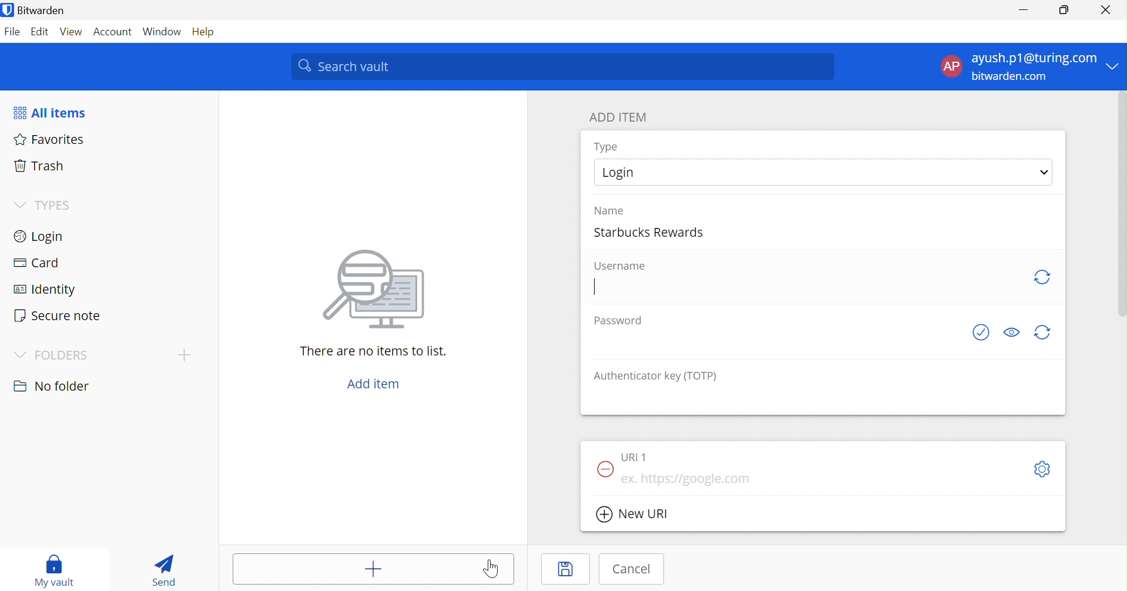 Image resolution: width=1127 pixels, height=591 pixels. What do you see at coordinates (623, 171) in the screenshot?
I see `Login` at bounding box center [623, 171].